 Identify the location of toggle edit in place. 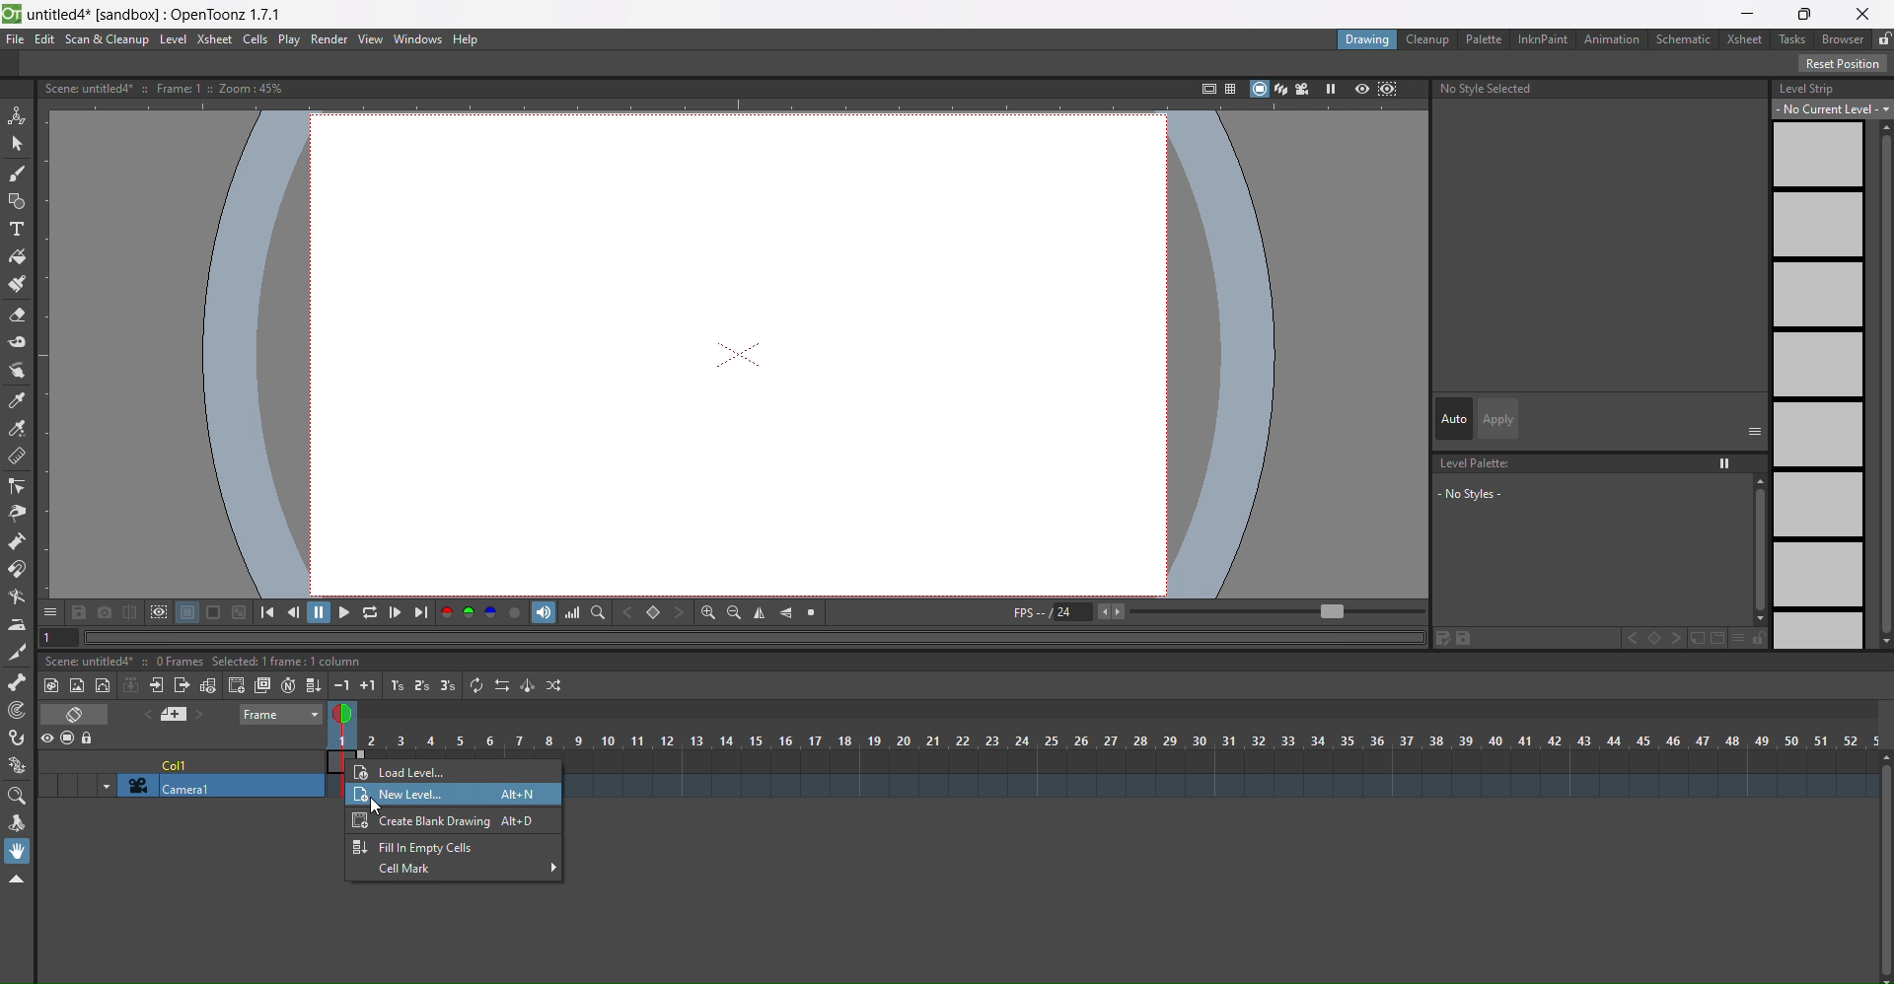
(206, 684).